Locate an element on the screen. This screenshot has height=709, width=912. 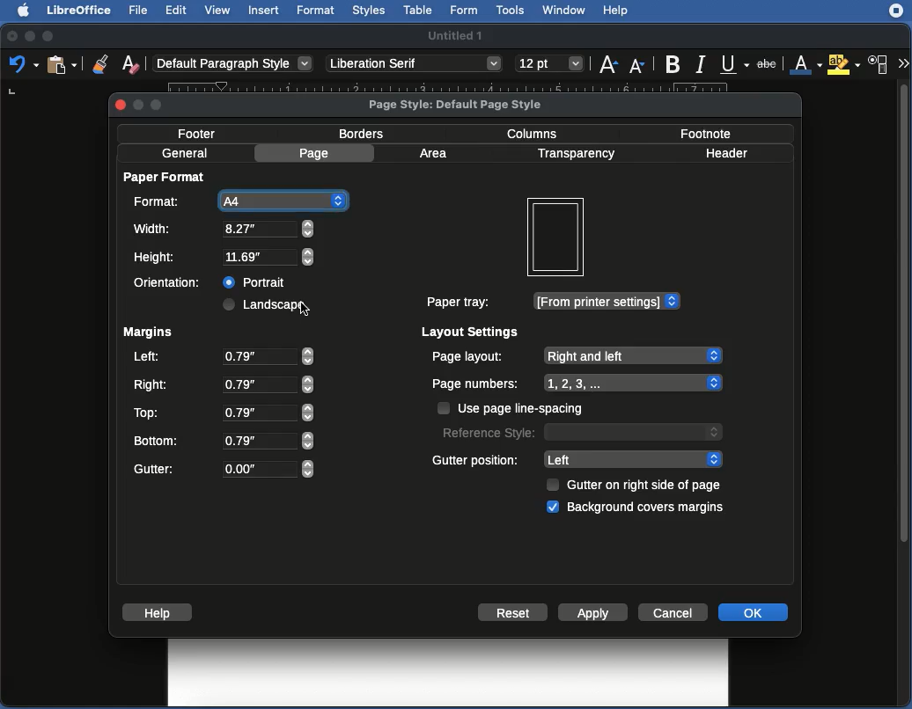
Bold is located at coordinates (673, 63).